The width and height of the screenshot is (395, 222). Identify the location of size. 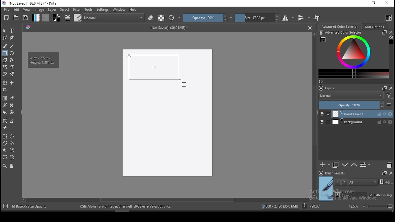
(257, 18).